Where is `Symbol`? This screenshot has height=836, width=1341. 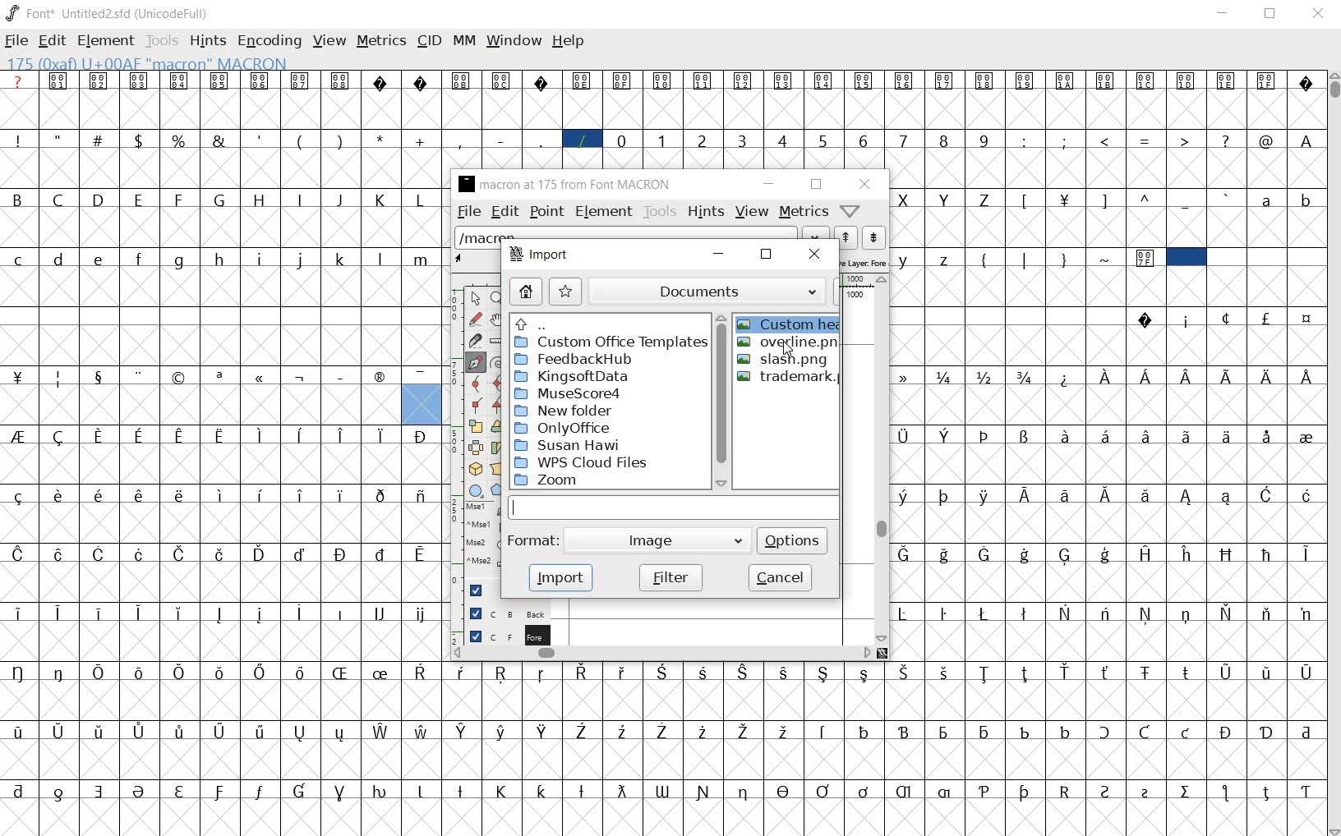
Symbol is located at coordinates (1304, 613).